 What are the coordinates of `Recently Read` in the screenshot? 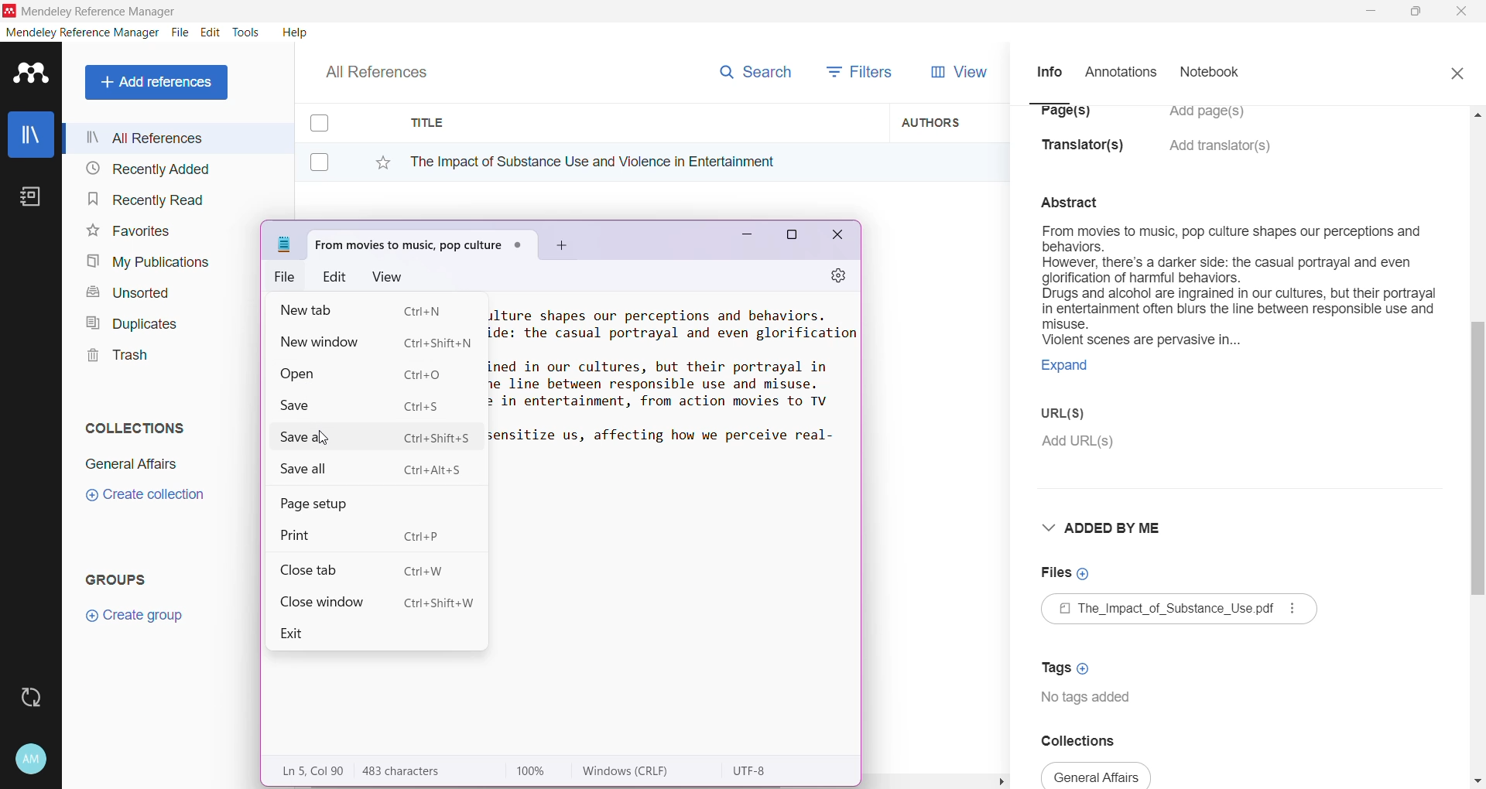 It's located at (146, 199).